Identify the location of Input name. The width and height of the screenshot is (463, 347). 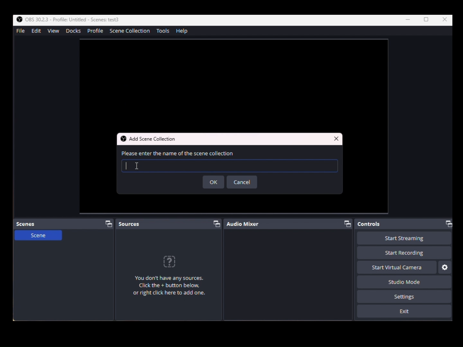
(228, 166).